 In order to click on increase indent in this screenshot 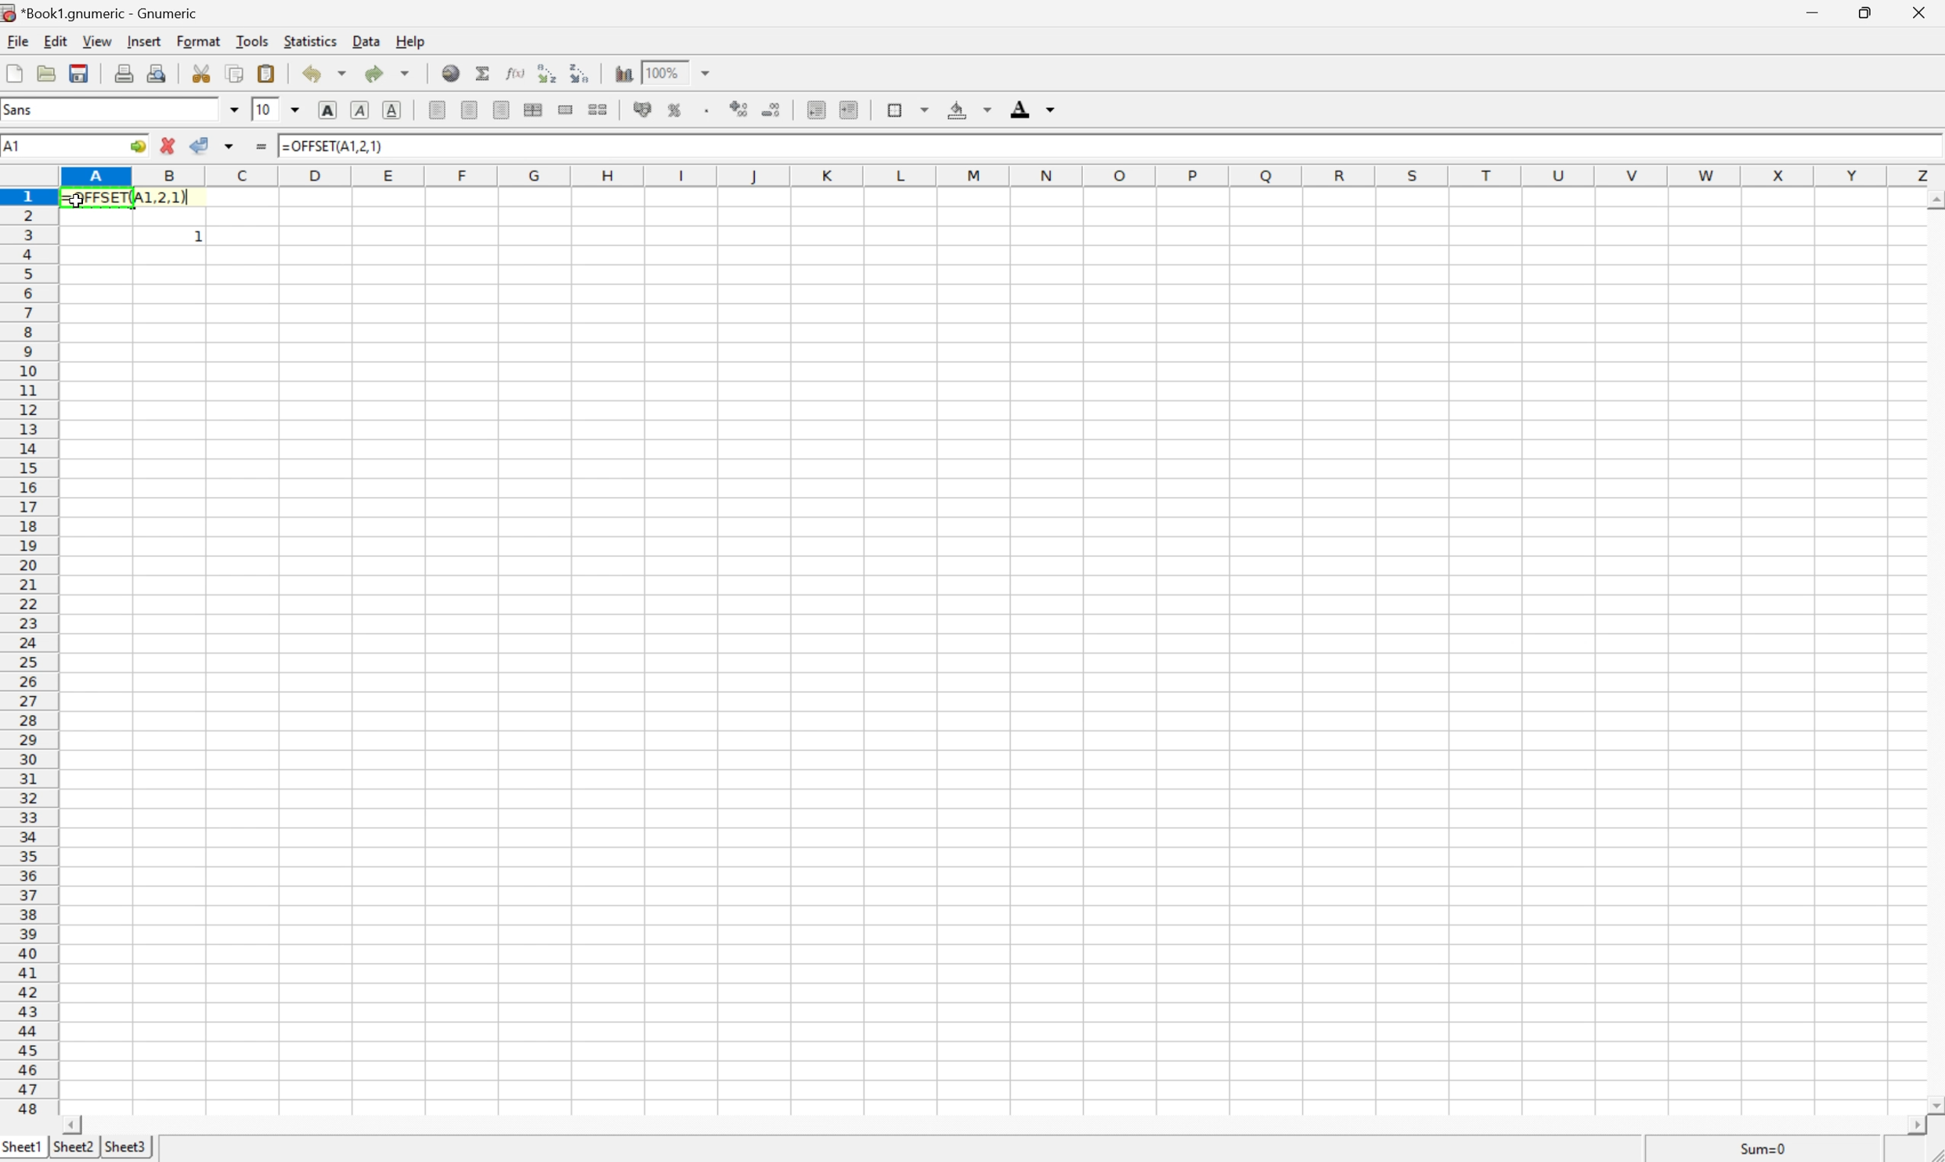, I will do `click(849, 108)`.